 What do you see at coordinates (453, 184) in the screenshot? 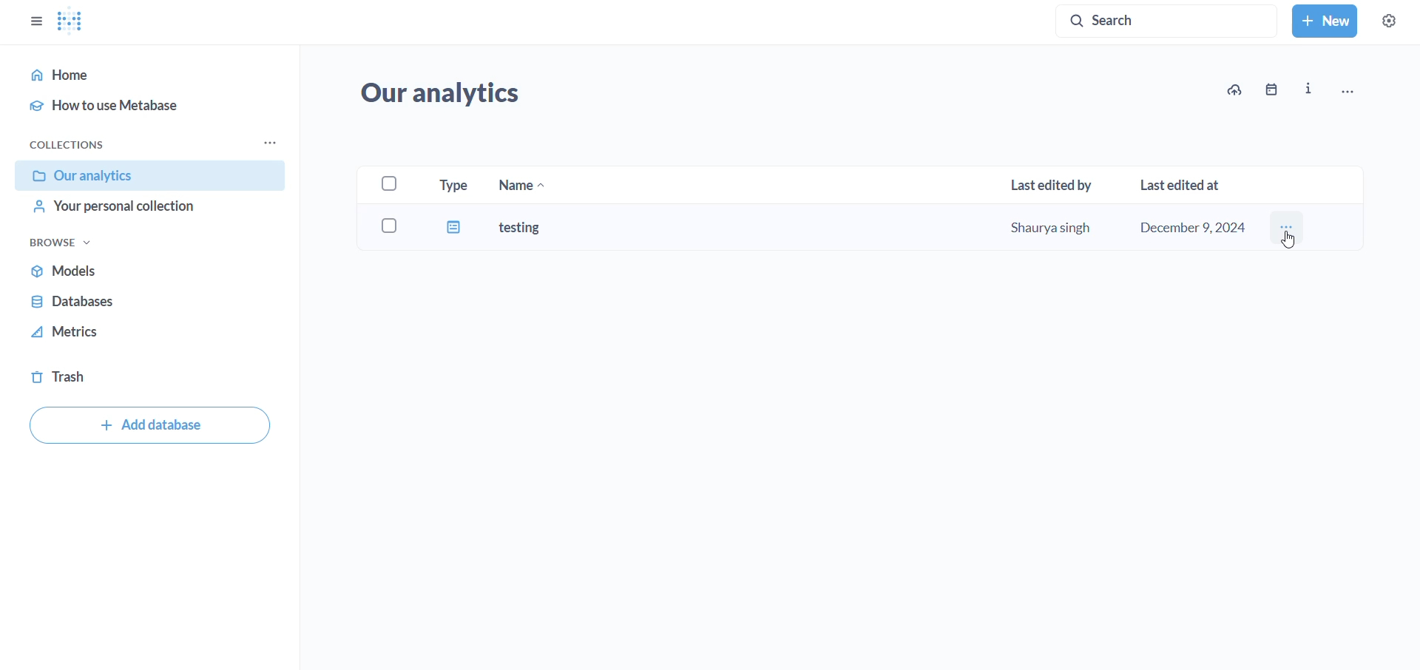
I see `type` at bounding box center [453, 184].